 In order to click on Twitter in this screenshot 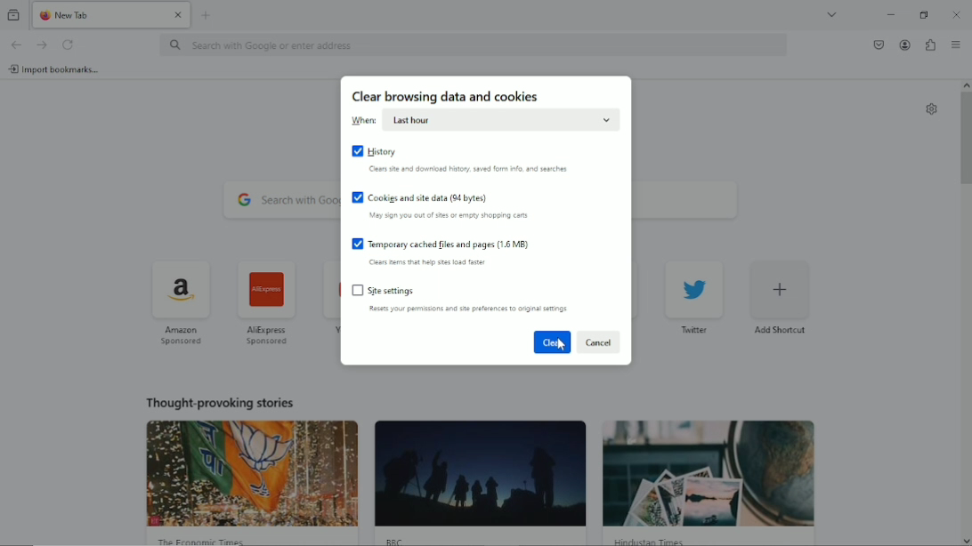, I will do `click(696, 295)`.